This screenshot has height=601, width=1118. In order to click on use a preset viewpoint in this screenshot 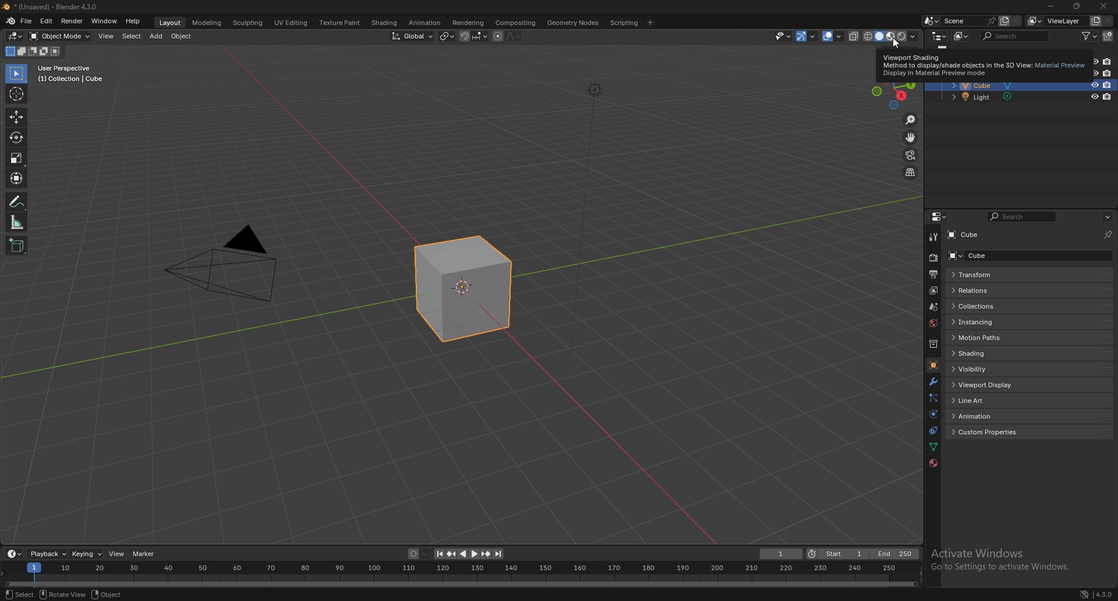, I will do `click(896, 98)`.